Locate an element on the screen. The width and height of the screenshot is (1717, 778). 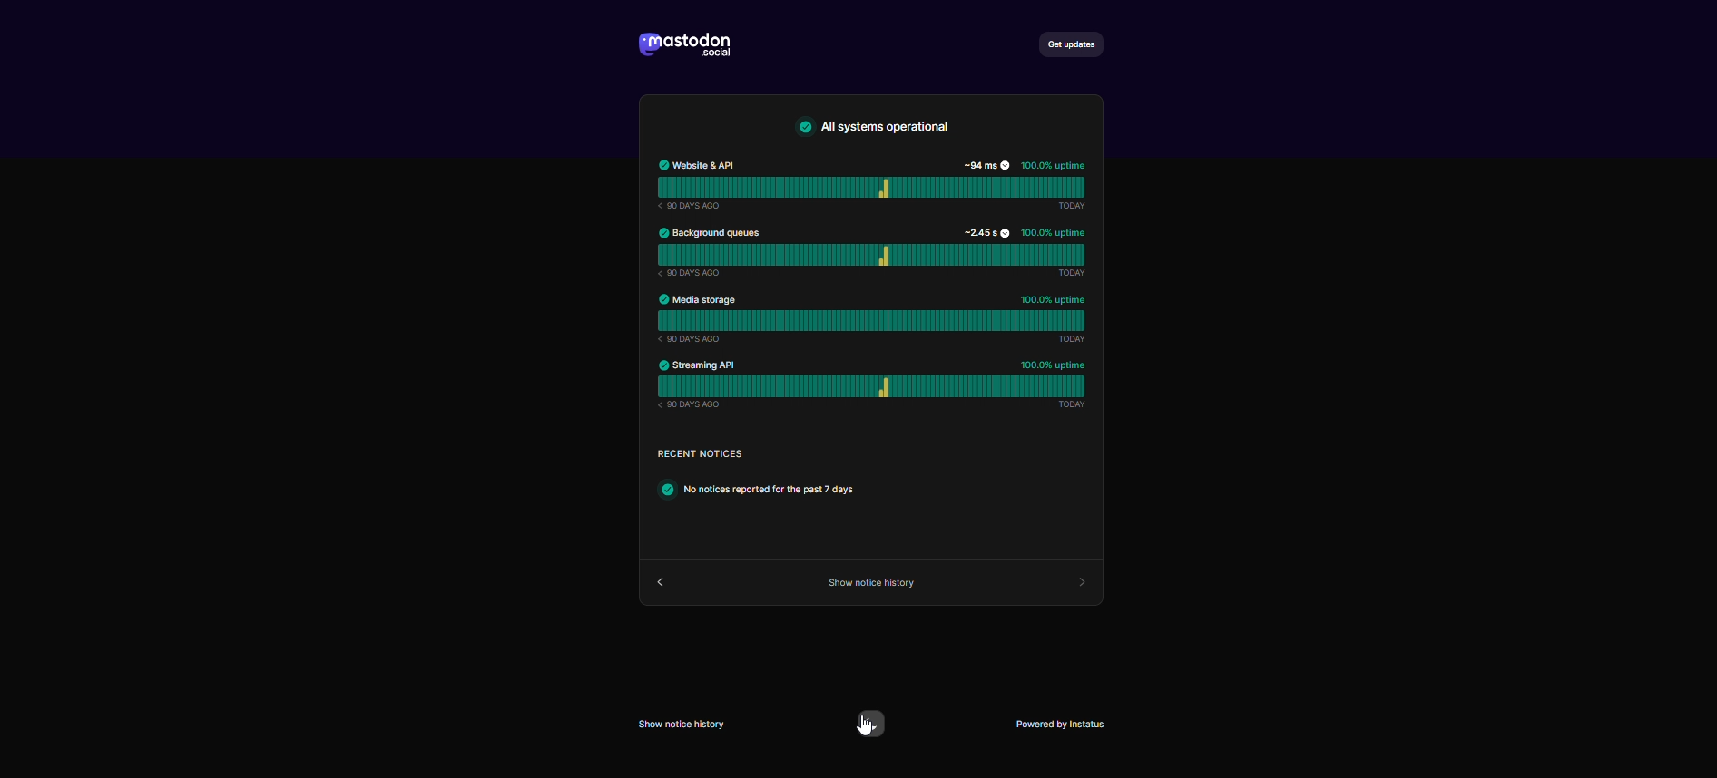
Show notice history is located at coordinates (684, 721).